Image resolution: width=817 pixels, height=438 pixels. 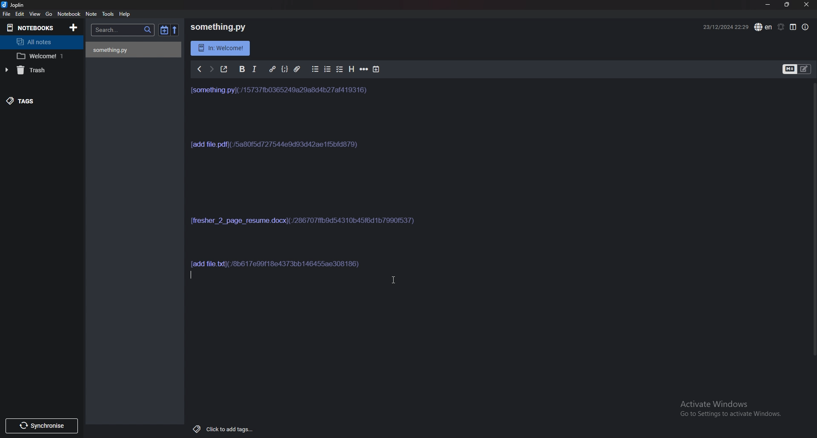 I want to click on cursor, so click(x=392, y=279).